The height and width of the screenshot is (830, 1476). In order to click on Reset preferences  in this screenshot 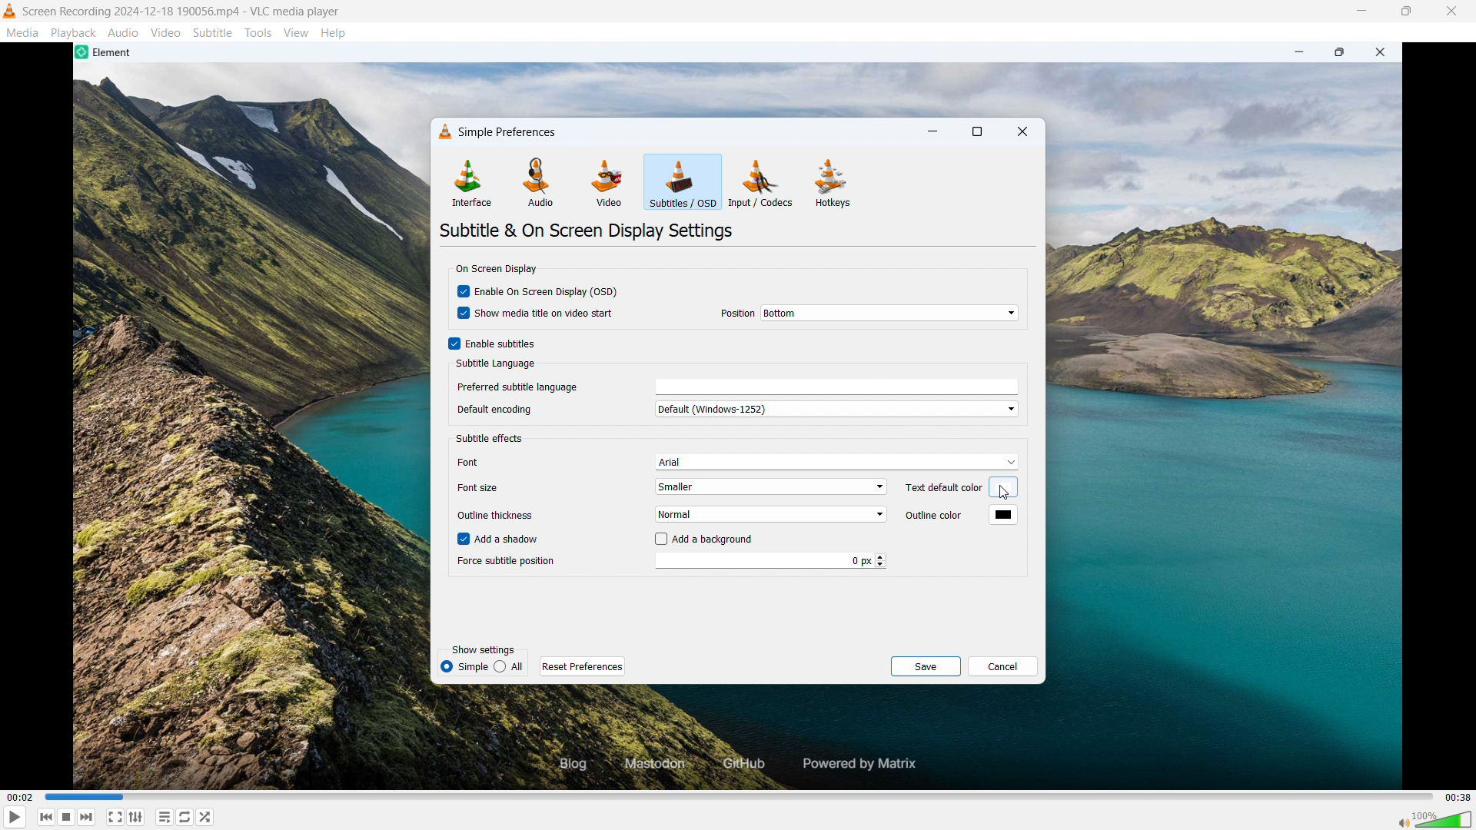, I will do `click(583, 666)`.